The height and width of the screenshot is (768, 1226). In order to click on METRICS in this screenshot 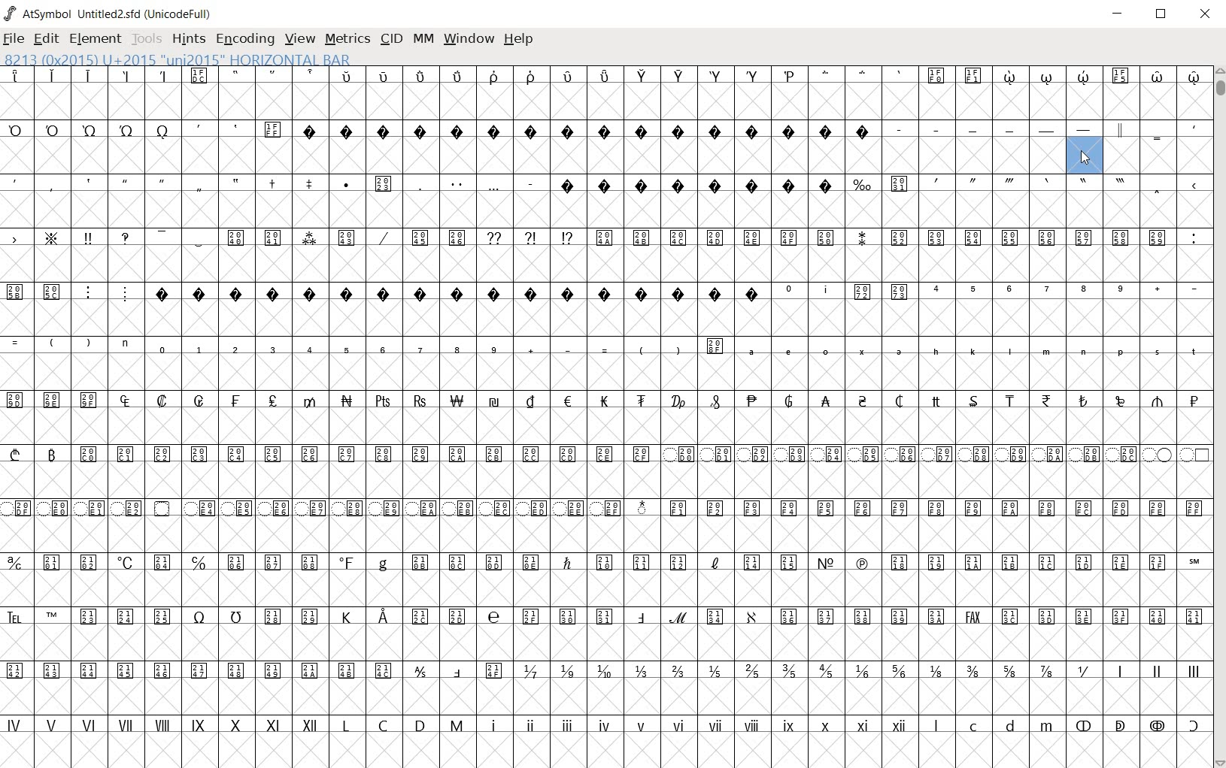, I will do `click(350, 40)`.